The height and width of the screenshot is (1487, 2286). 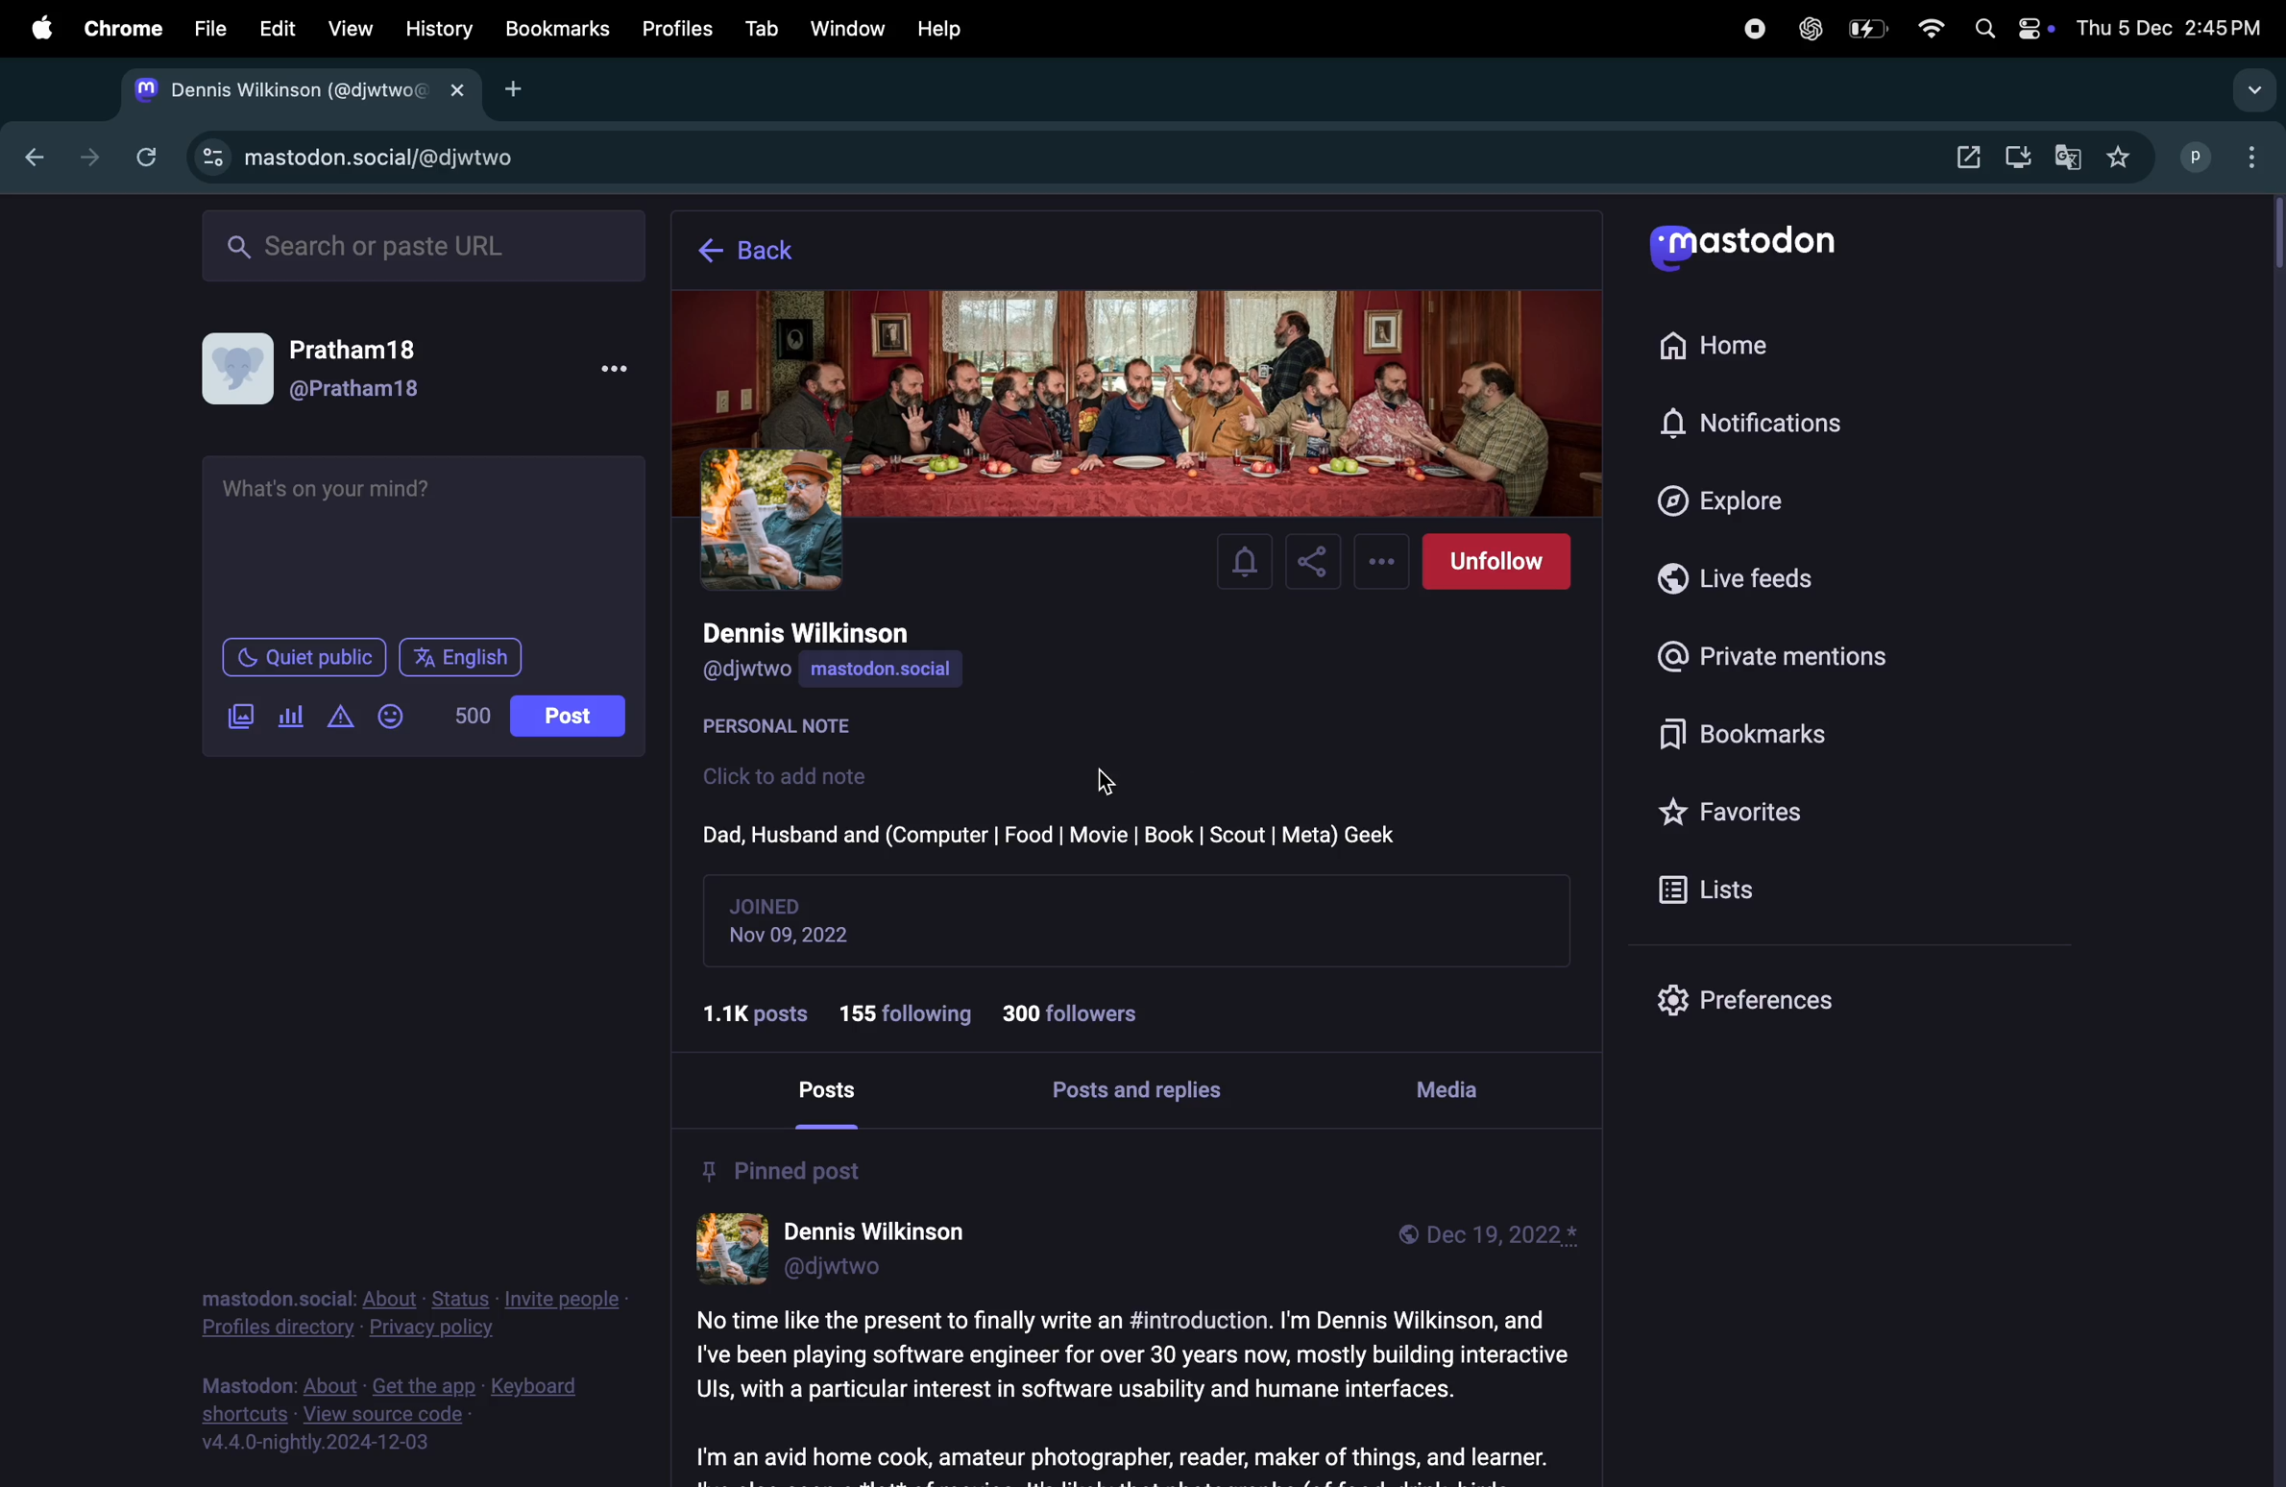 What do you see at coordinates (835, 633) in the screenshot?
I see `user name` at bounding box center [835, 633].